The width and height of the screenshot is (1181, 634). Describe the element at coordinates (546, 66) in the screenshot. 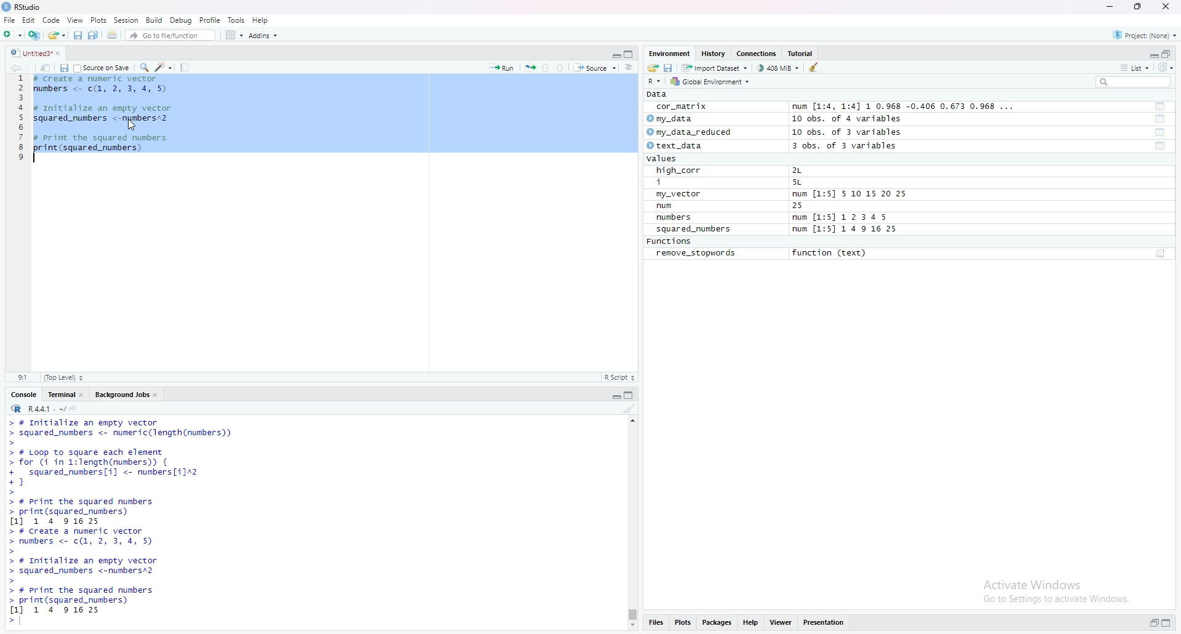

I see `up` at that location.